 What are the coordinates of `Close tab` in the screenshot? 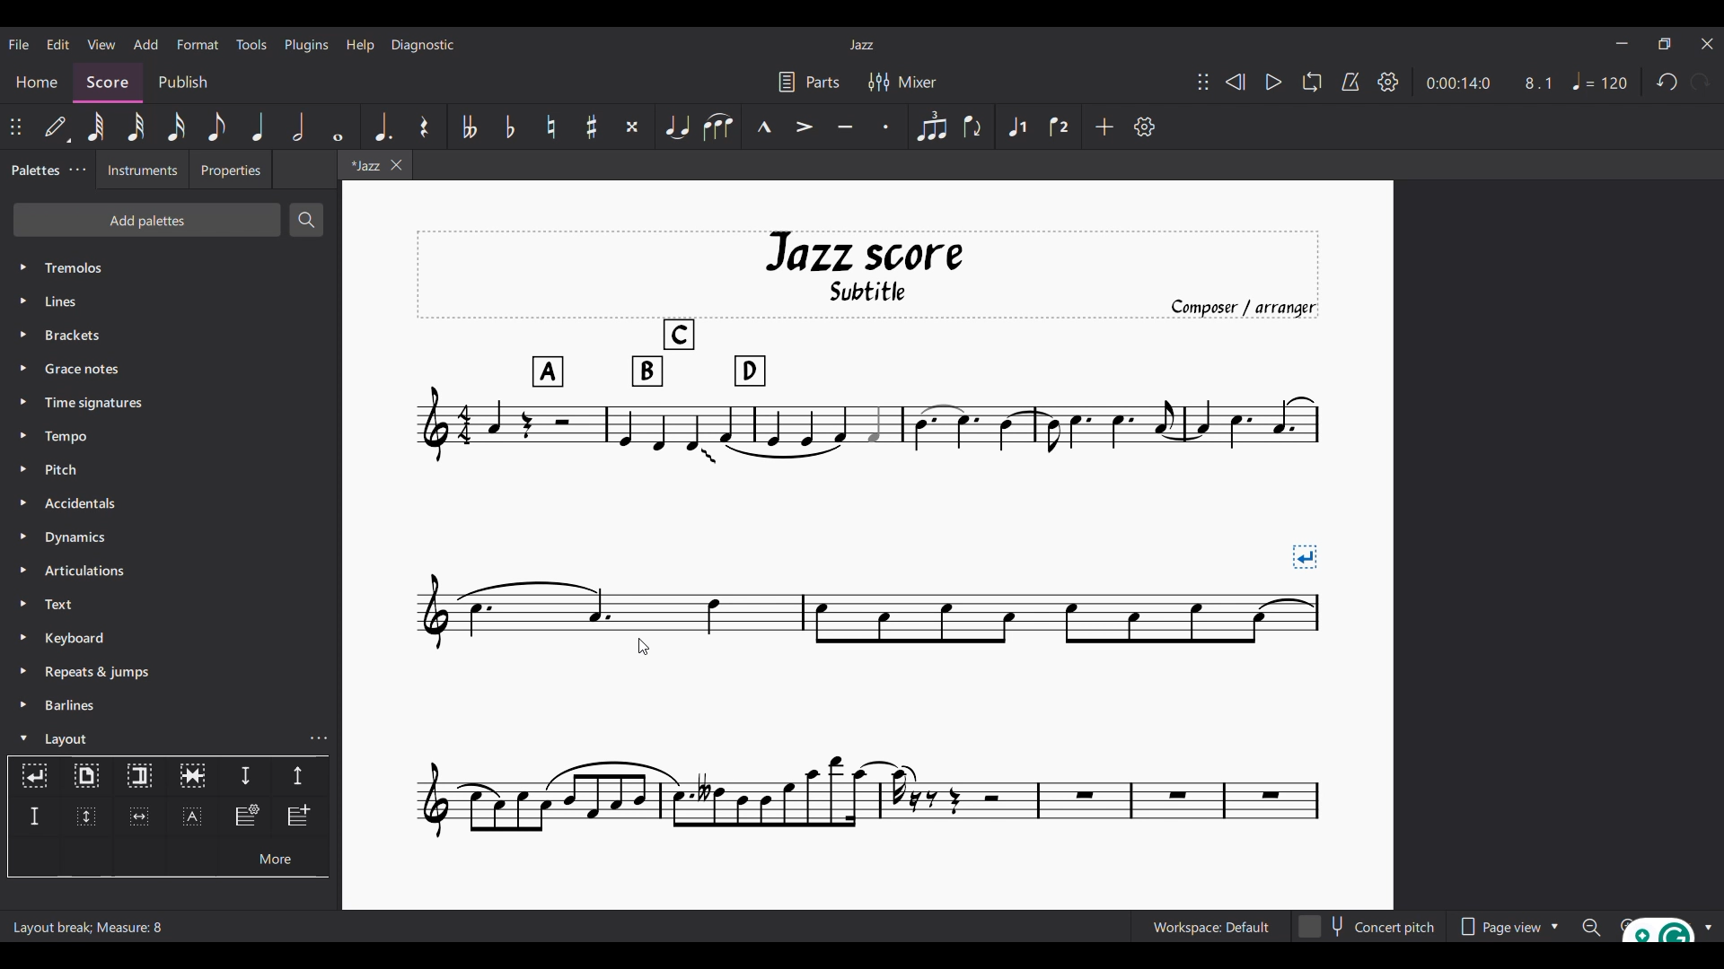 It's located at (397, 165).